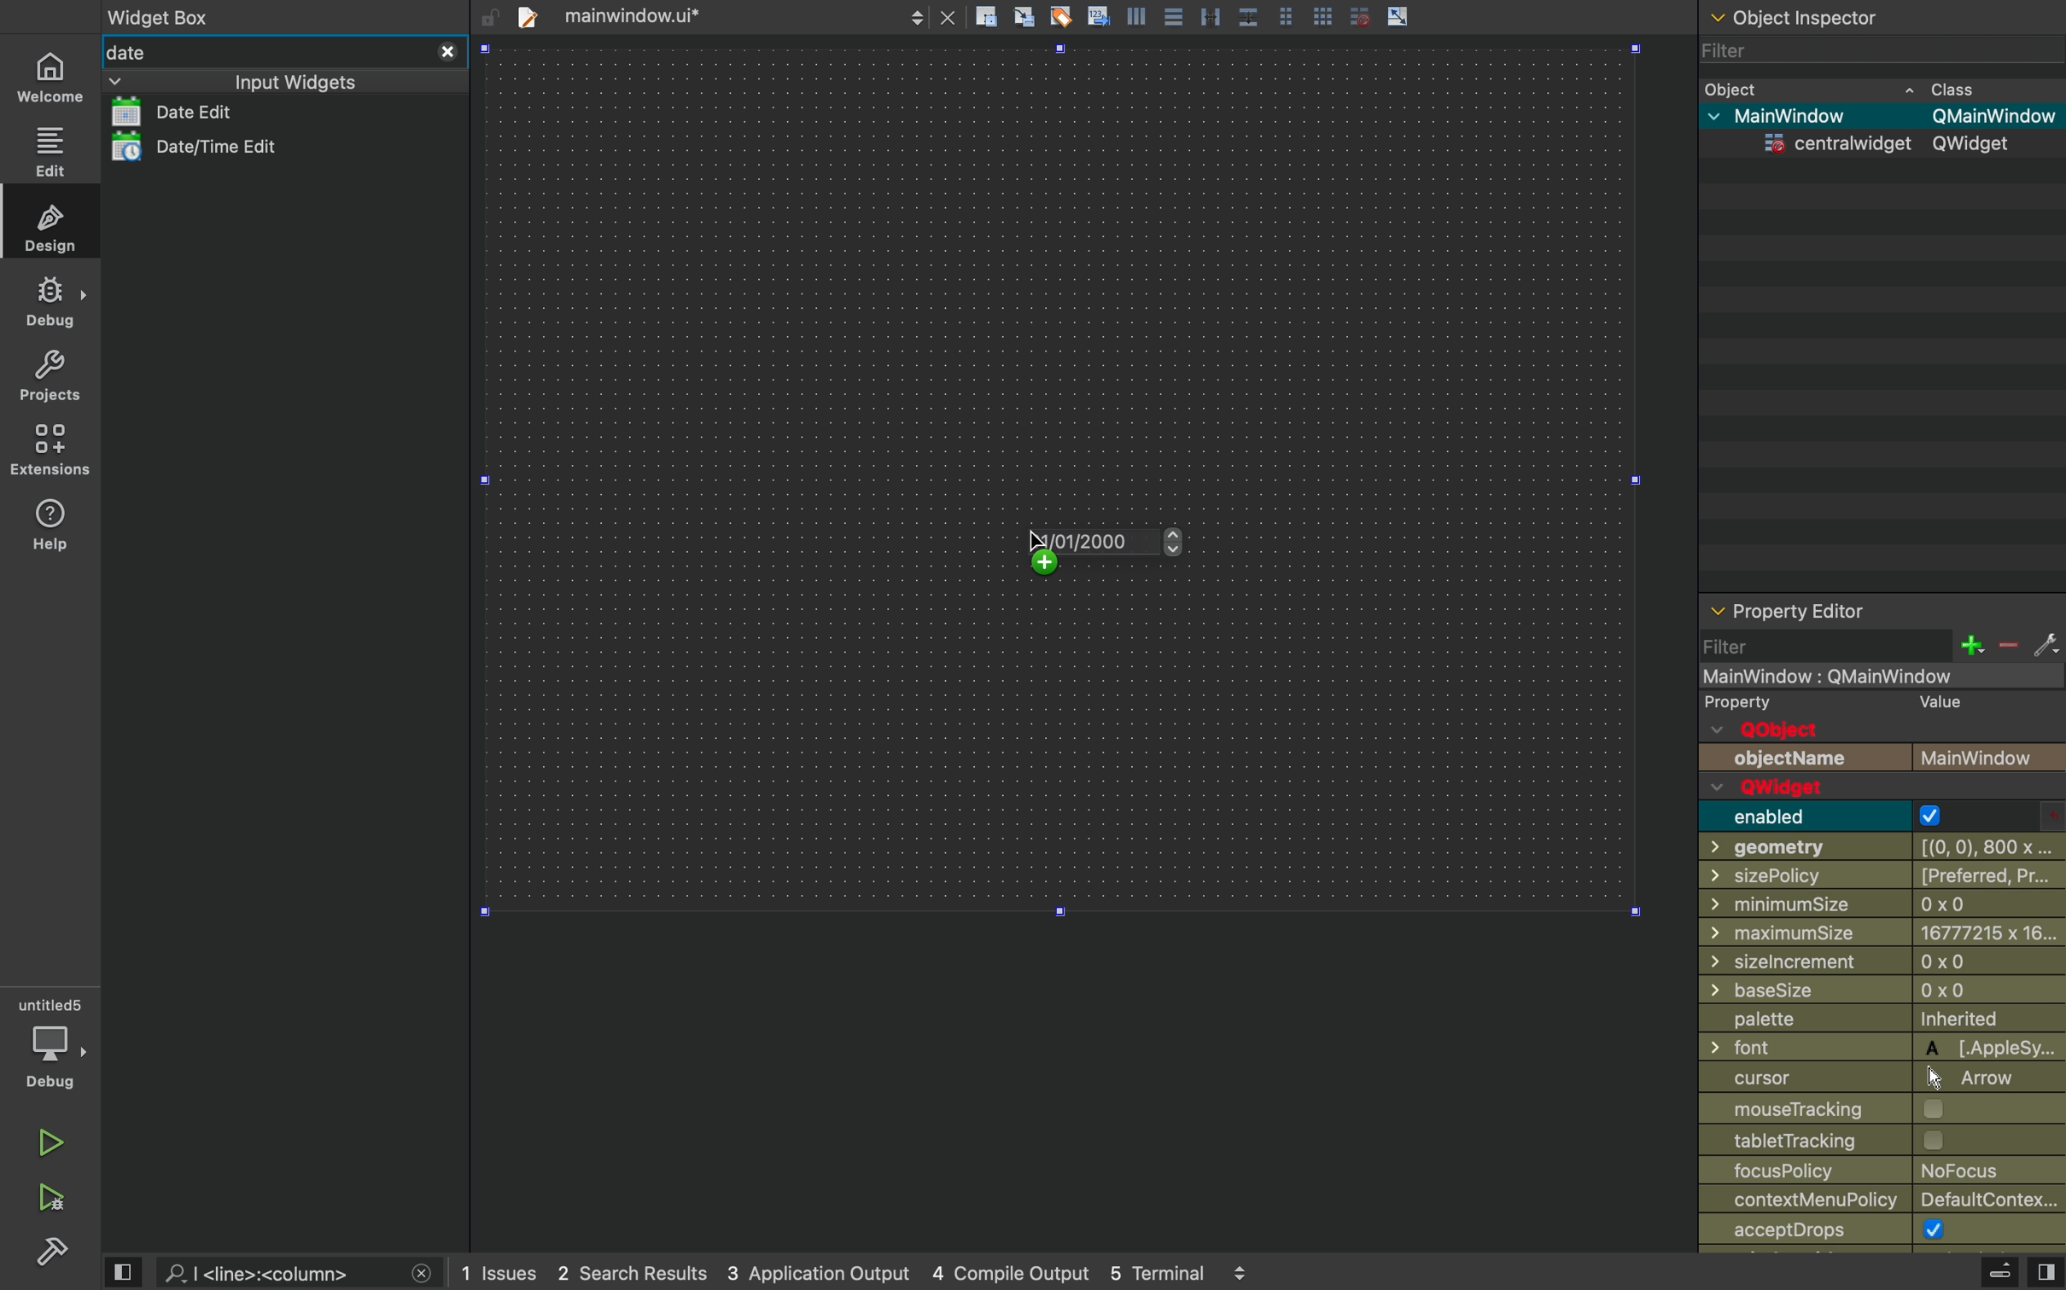 This screenshot has height=1290, width=2066. Describe the element at coordinates (230, 148) in the screenshot. I see `date/time edit` at that location.